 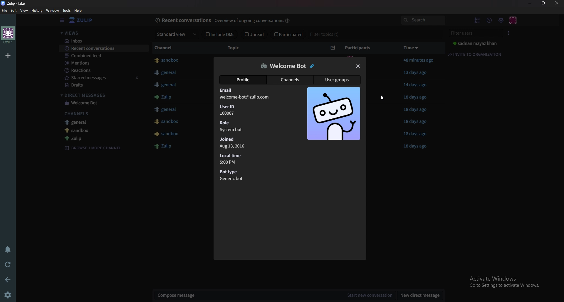 I want to click on welcome bot, so click(x=283, y=66).